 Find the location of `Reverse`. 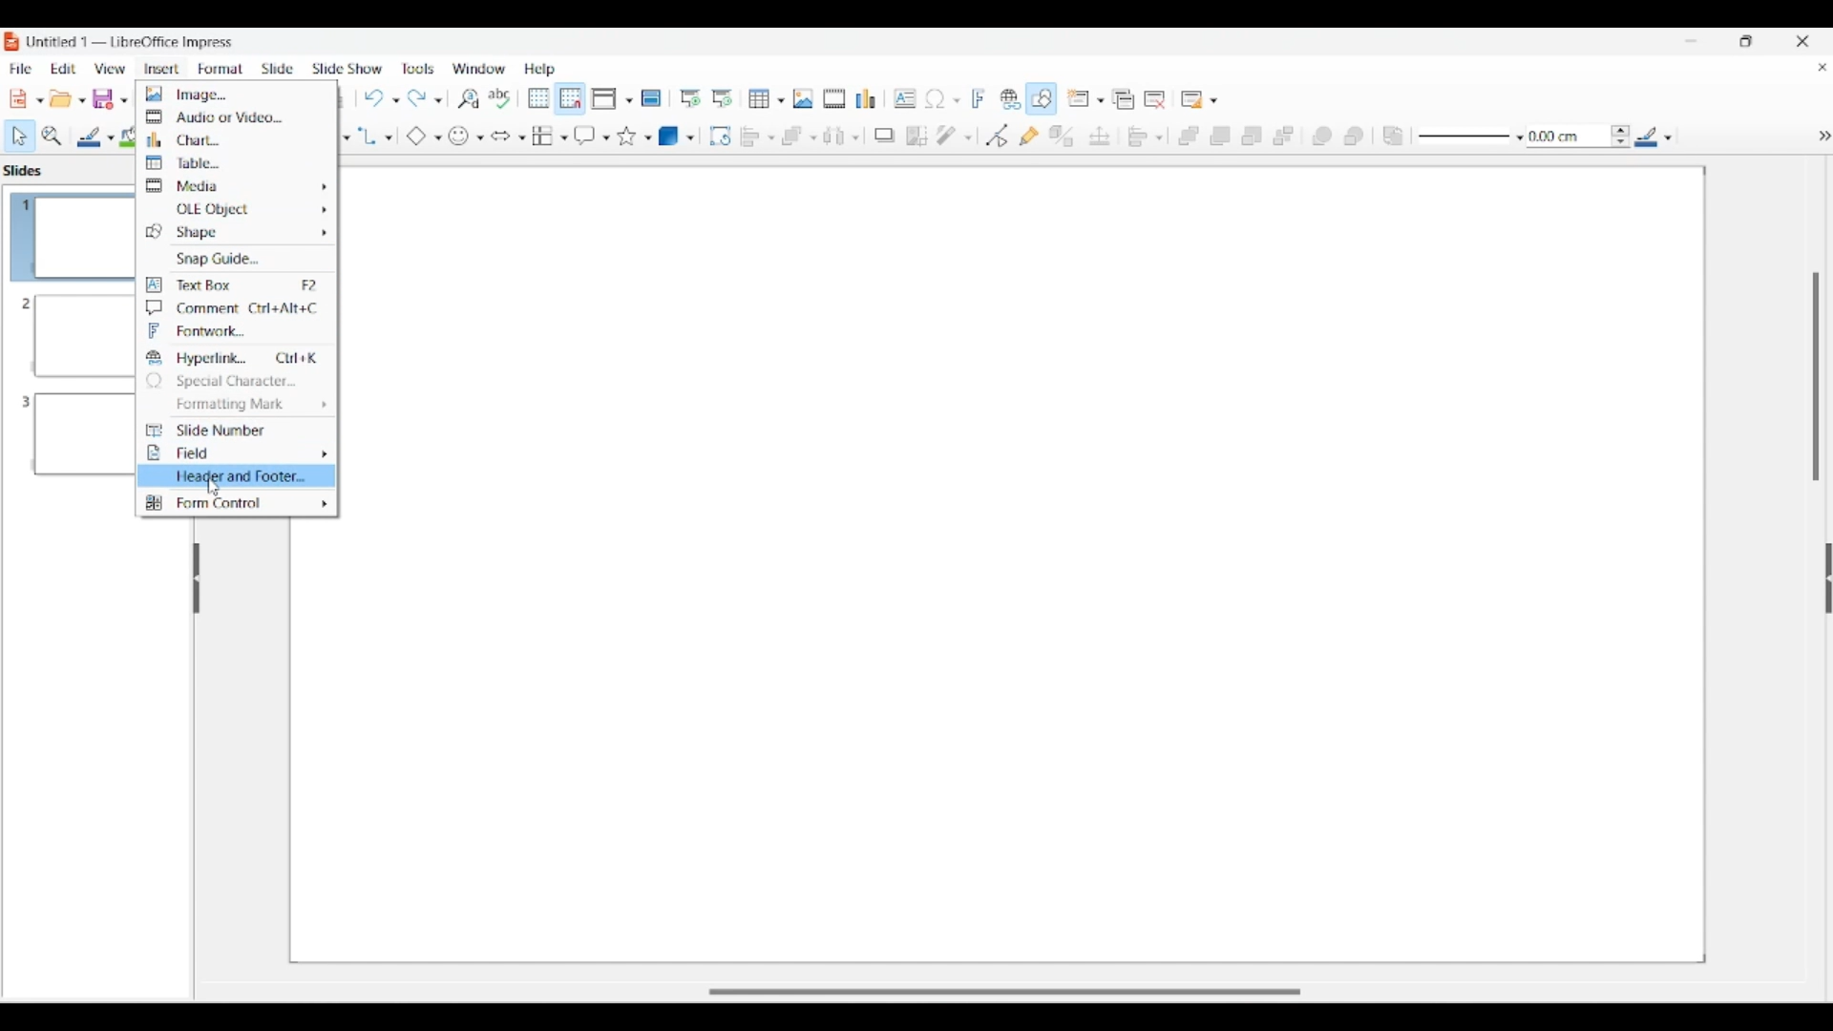

Reverse is located at coordinates (1394, 137).